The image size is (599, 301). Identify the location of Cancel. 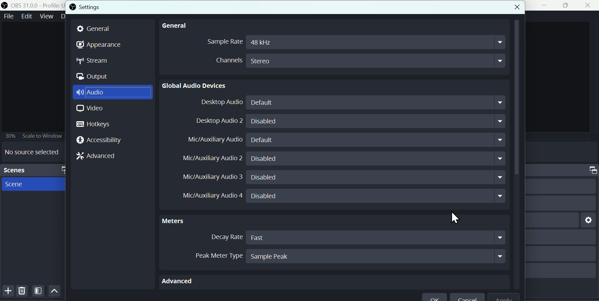
(468, 296).